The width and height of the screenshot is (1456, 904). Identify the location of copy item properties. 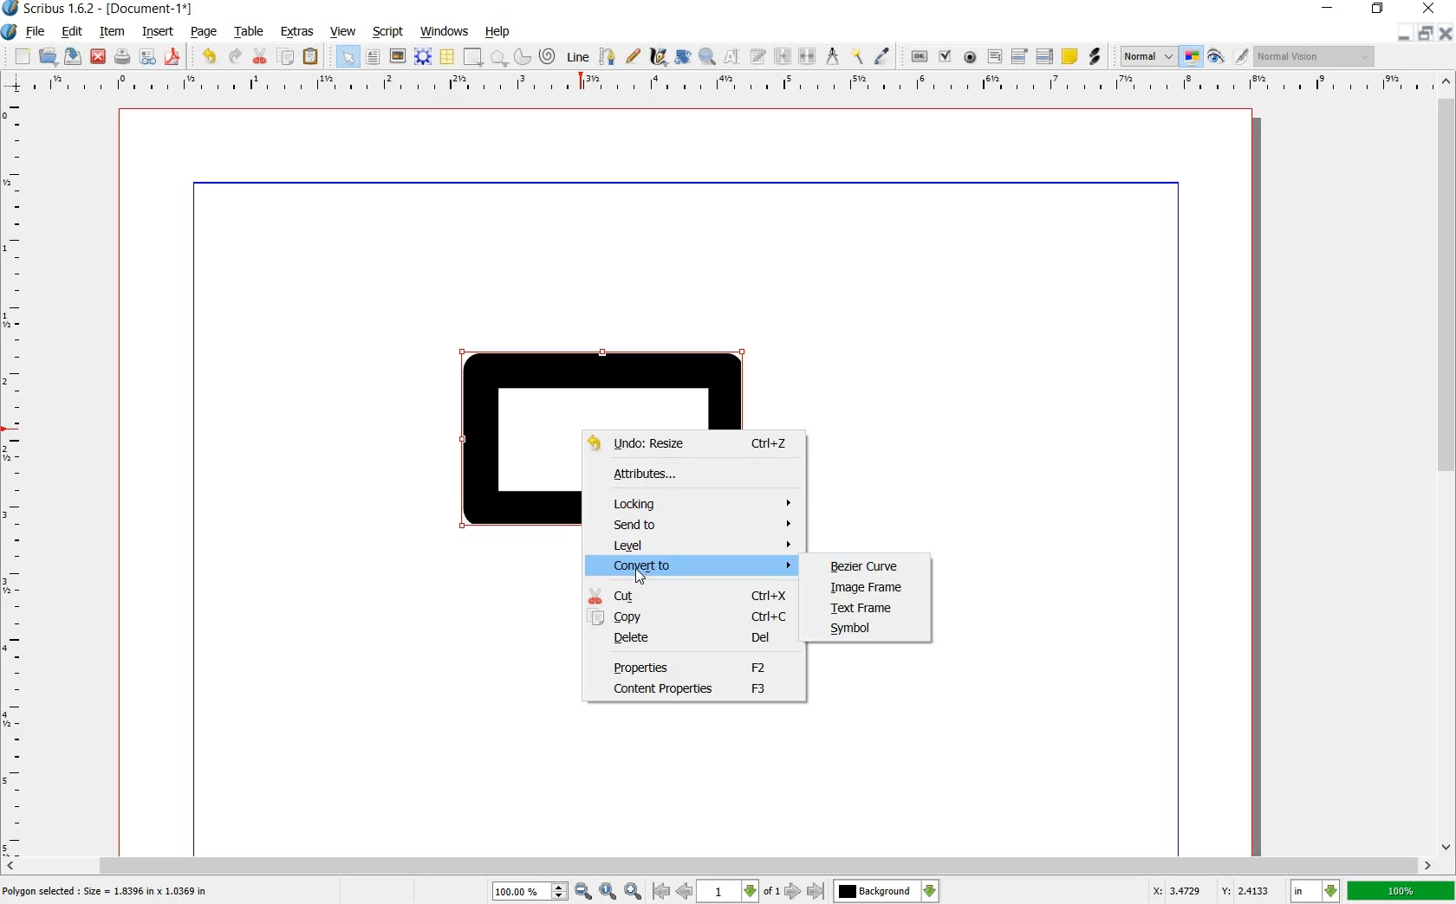
(856, 55).